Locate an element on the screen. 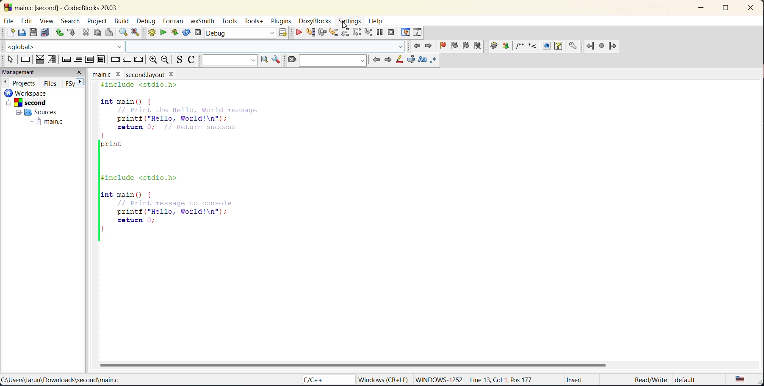  metadata is located at coordinates (385, 379).